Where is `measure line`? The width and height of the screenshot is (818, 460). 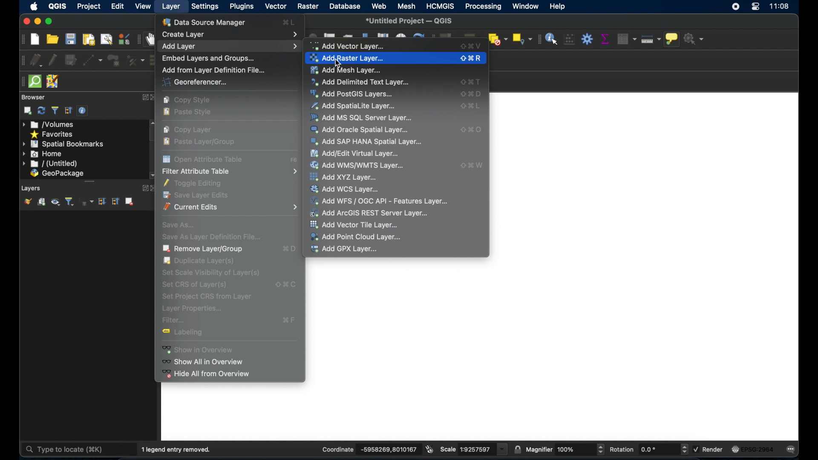 measure line is located at coordinates (652, 40).